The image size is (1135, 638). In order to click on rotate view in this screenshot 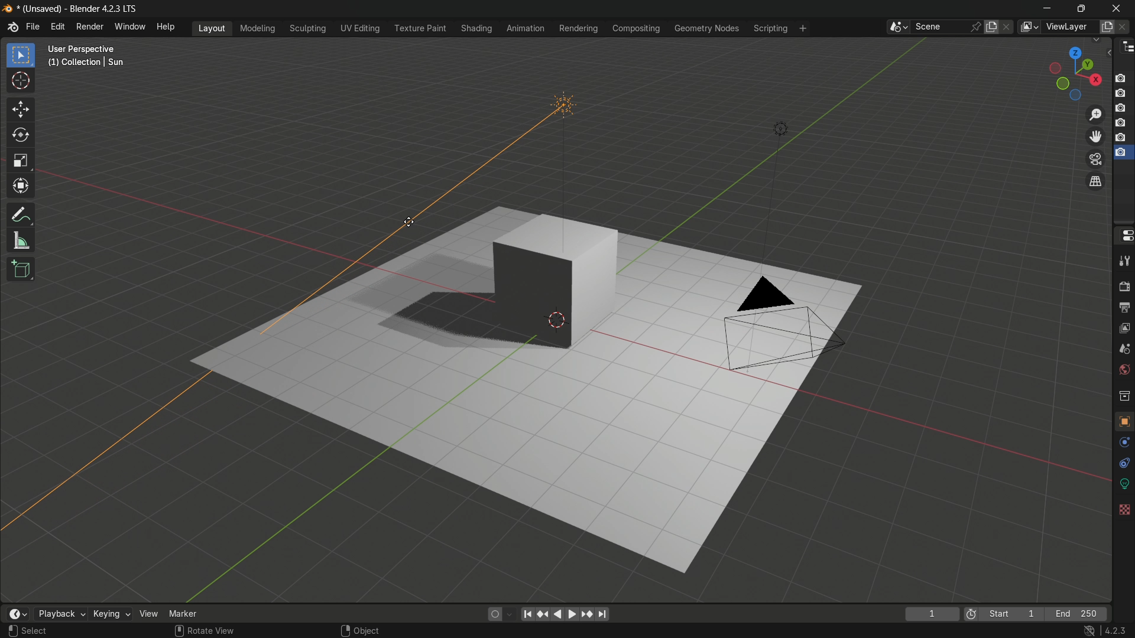, I will do `click(212, 631)`.